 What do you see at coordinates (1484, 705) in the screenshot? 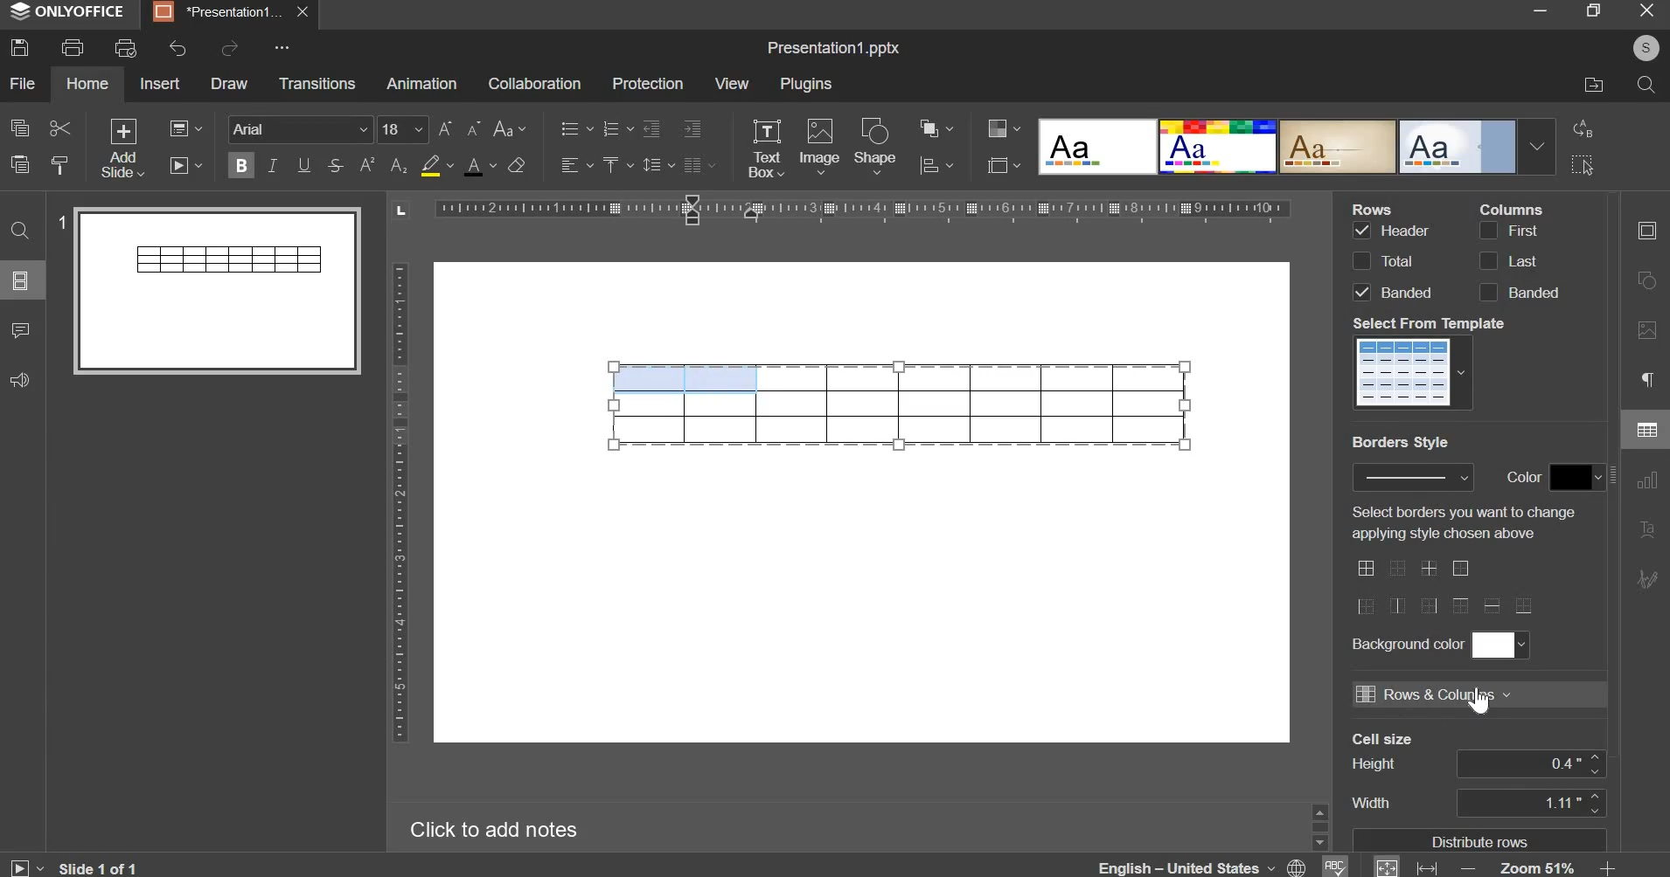
I see `Cursor` at bounding box center [1484, 705].